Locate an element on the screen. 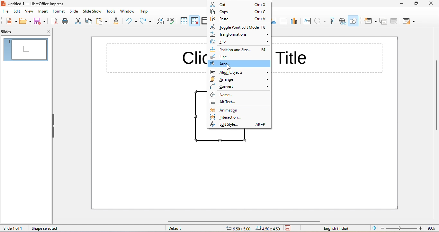  convert is located at coordinates (239, 87).